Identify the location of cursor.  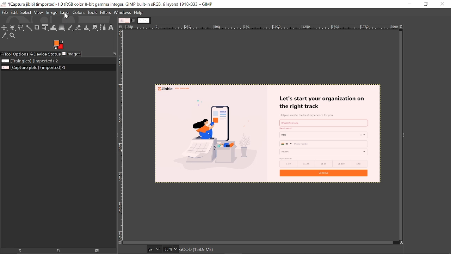
(66, 17).